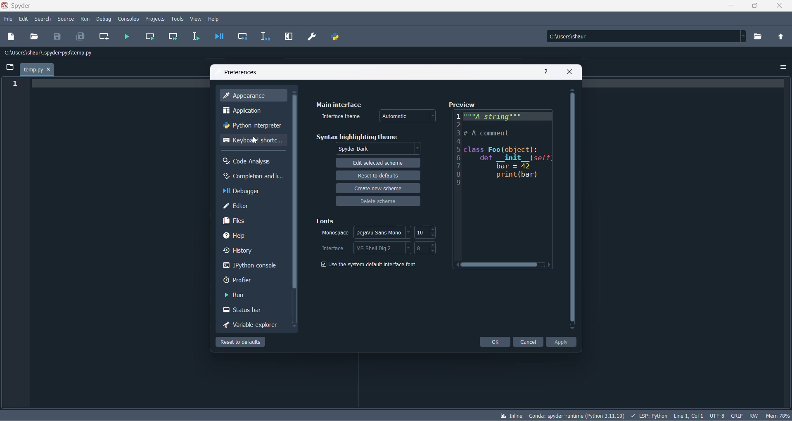 The image size is (792, 421). I want to click on save, so click(58, 36).